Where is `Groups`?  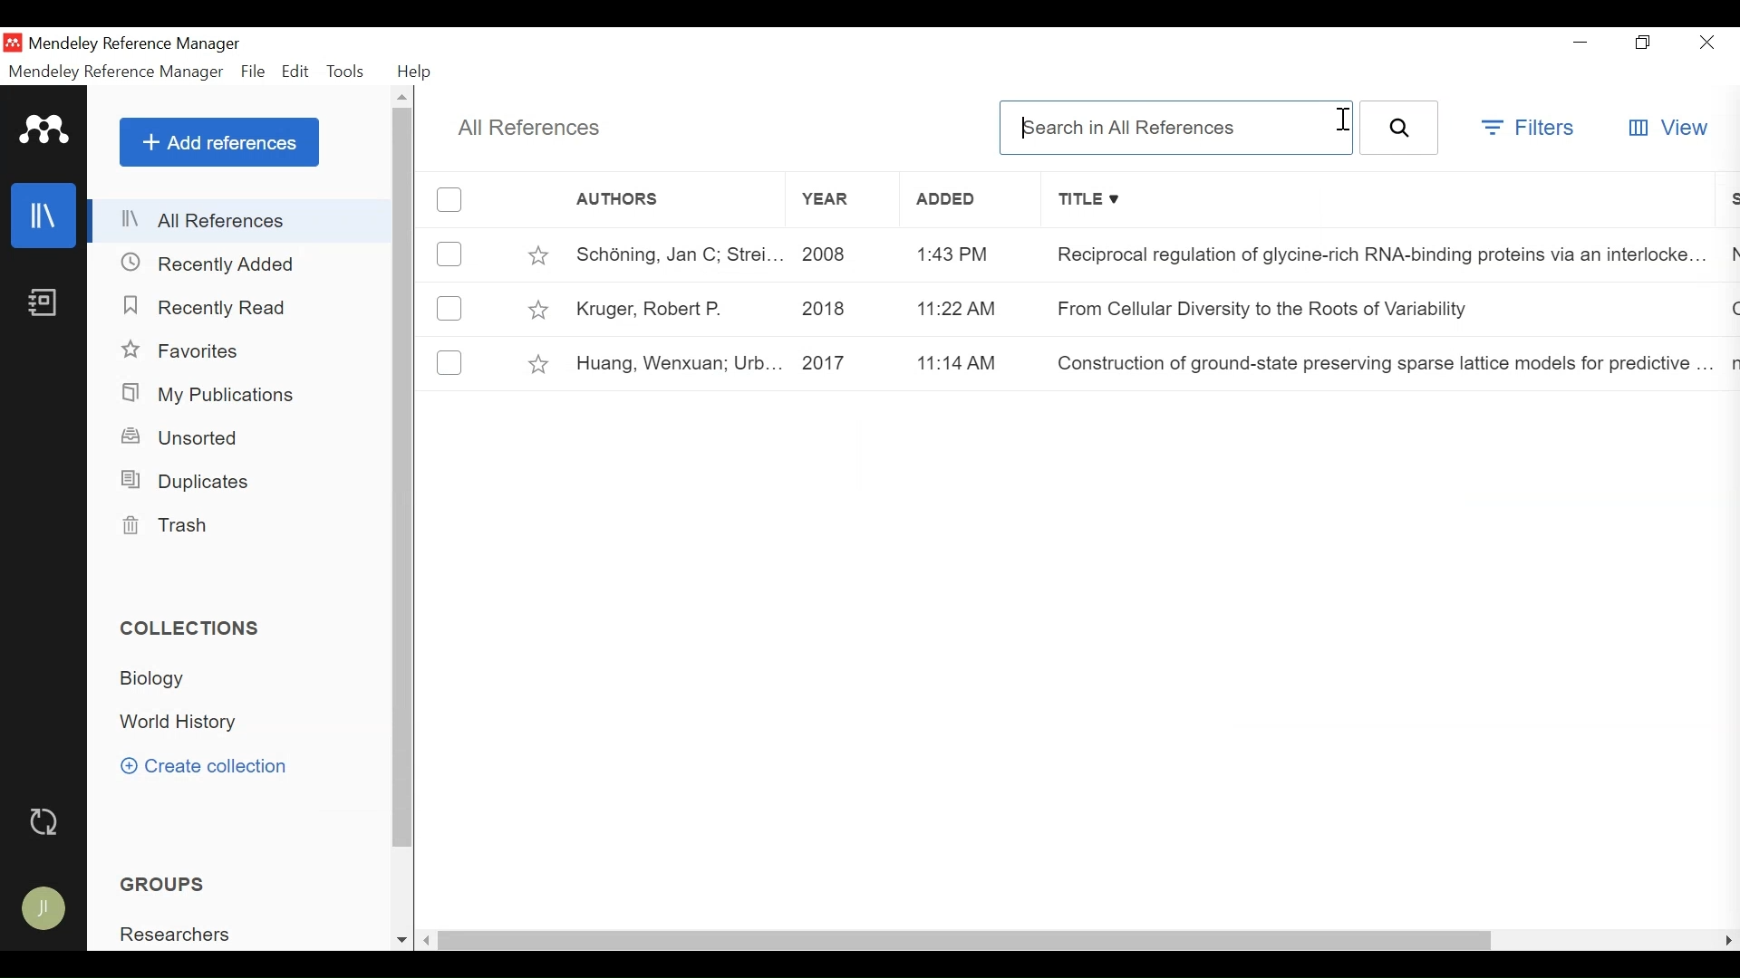
Groups is located at coordinates (161, 884).